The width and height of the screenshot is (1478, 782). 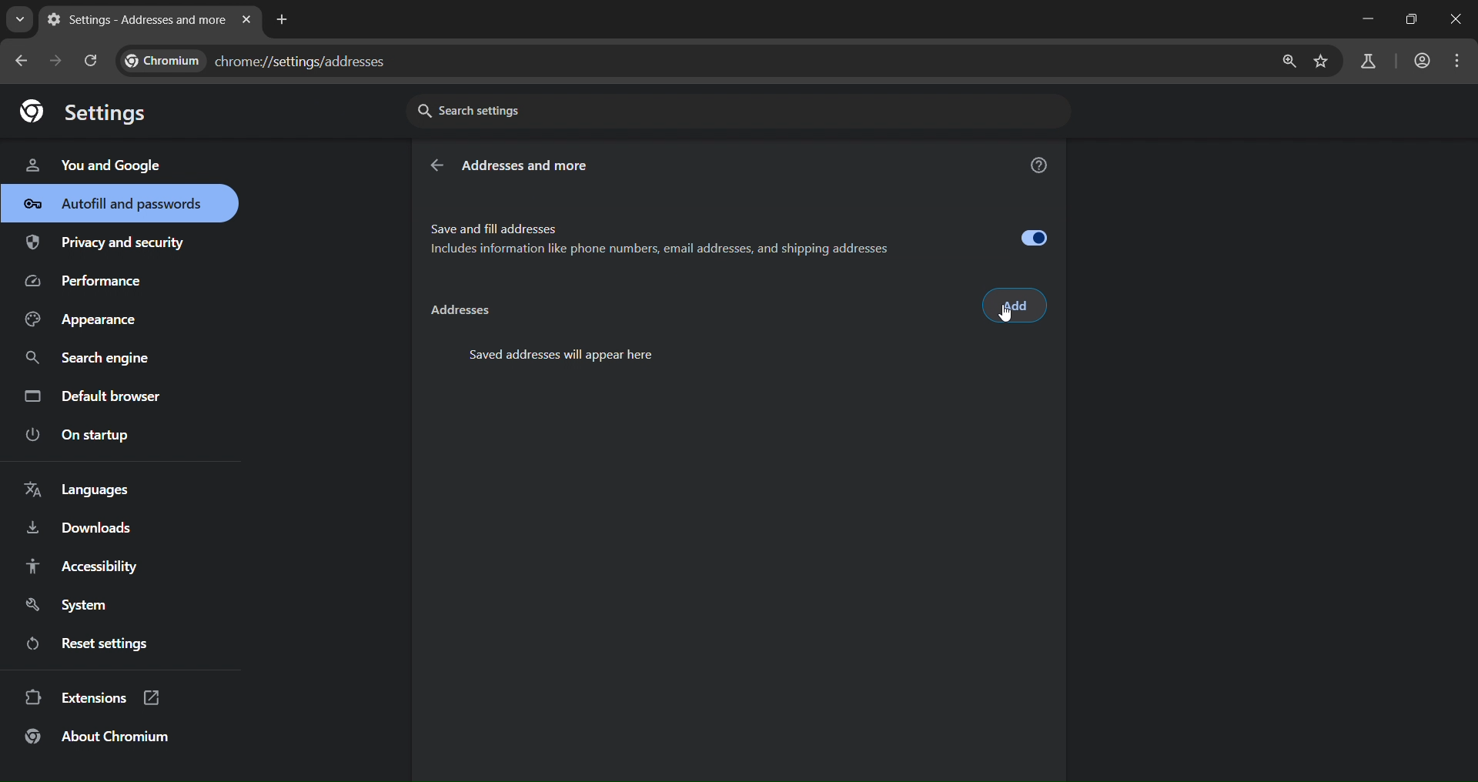 I want to click on language, so click(x=82, y=490).